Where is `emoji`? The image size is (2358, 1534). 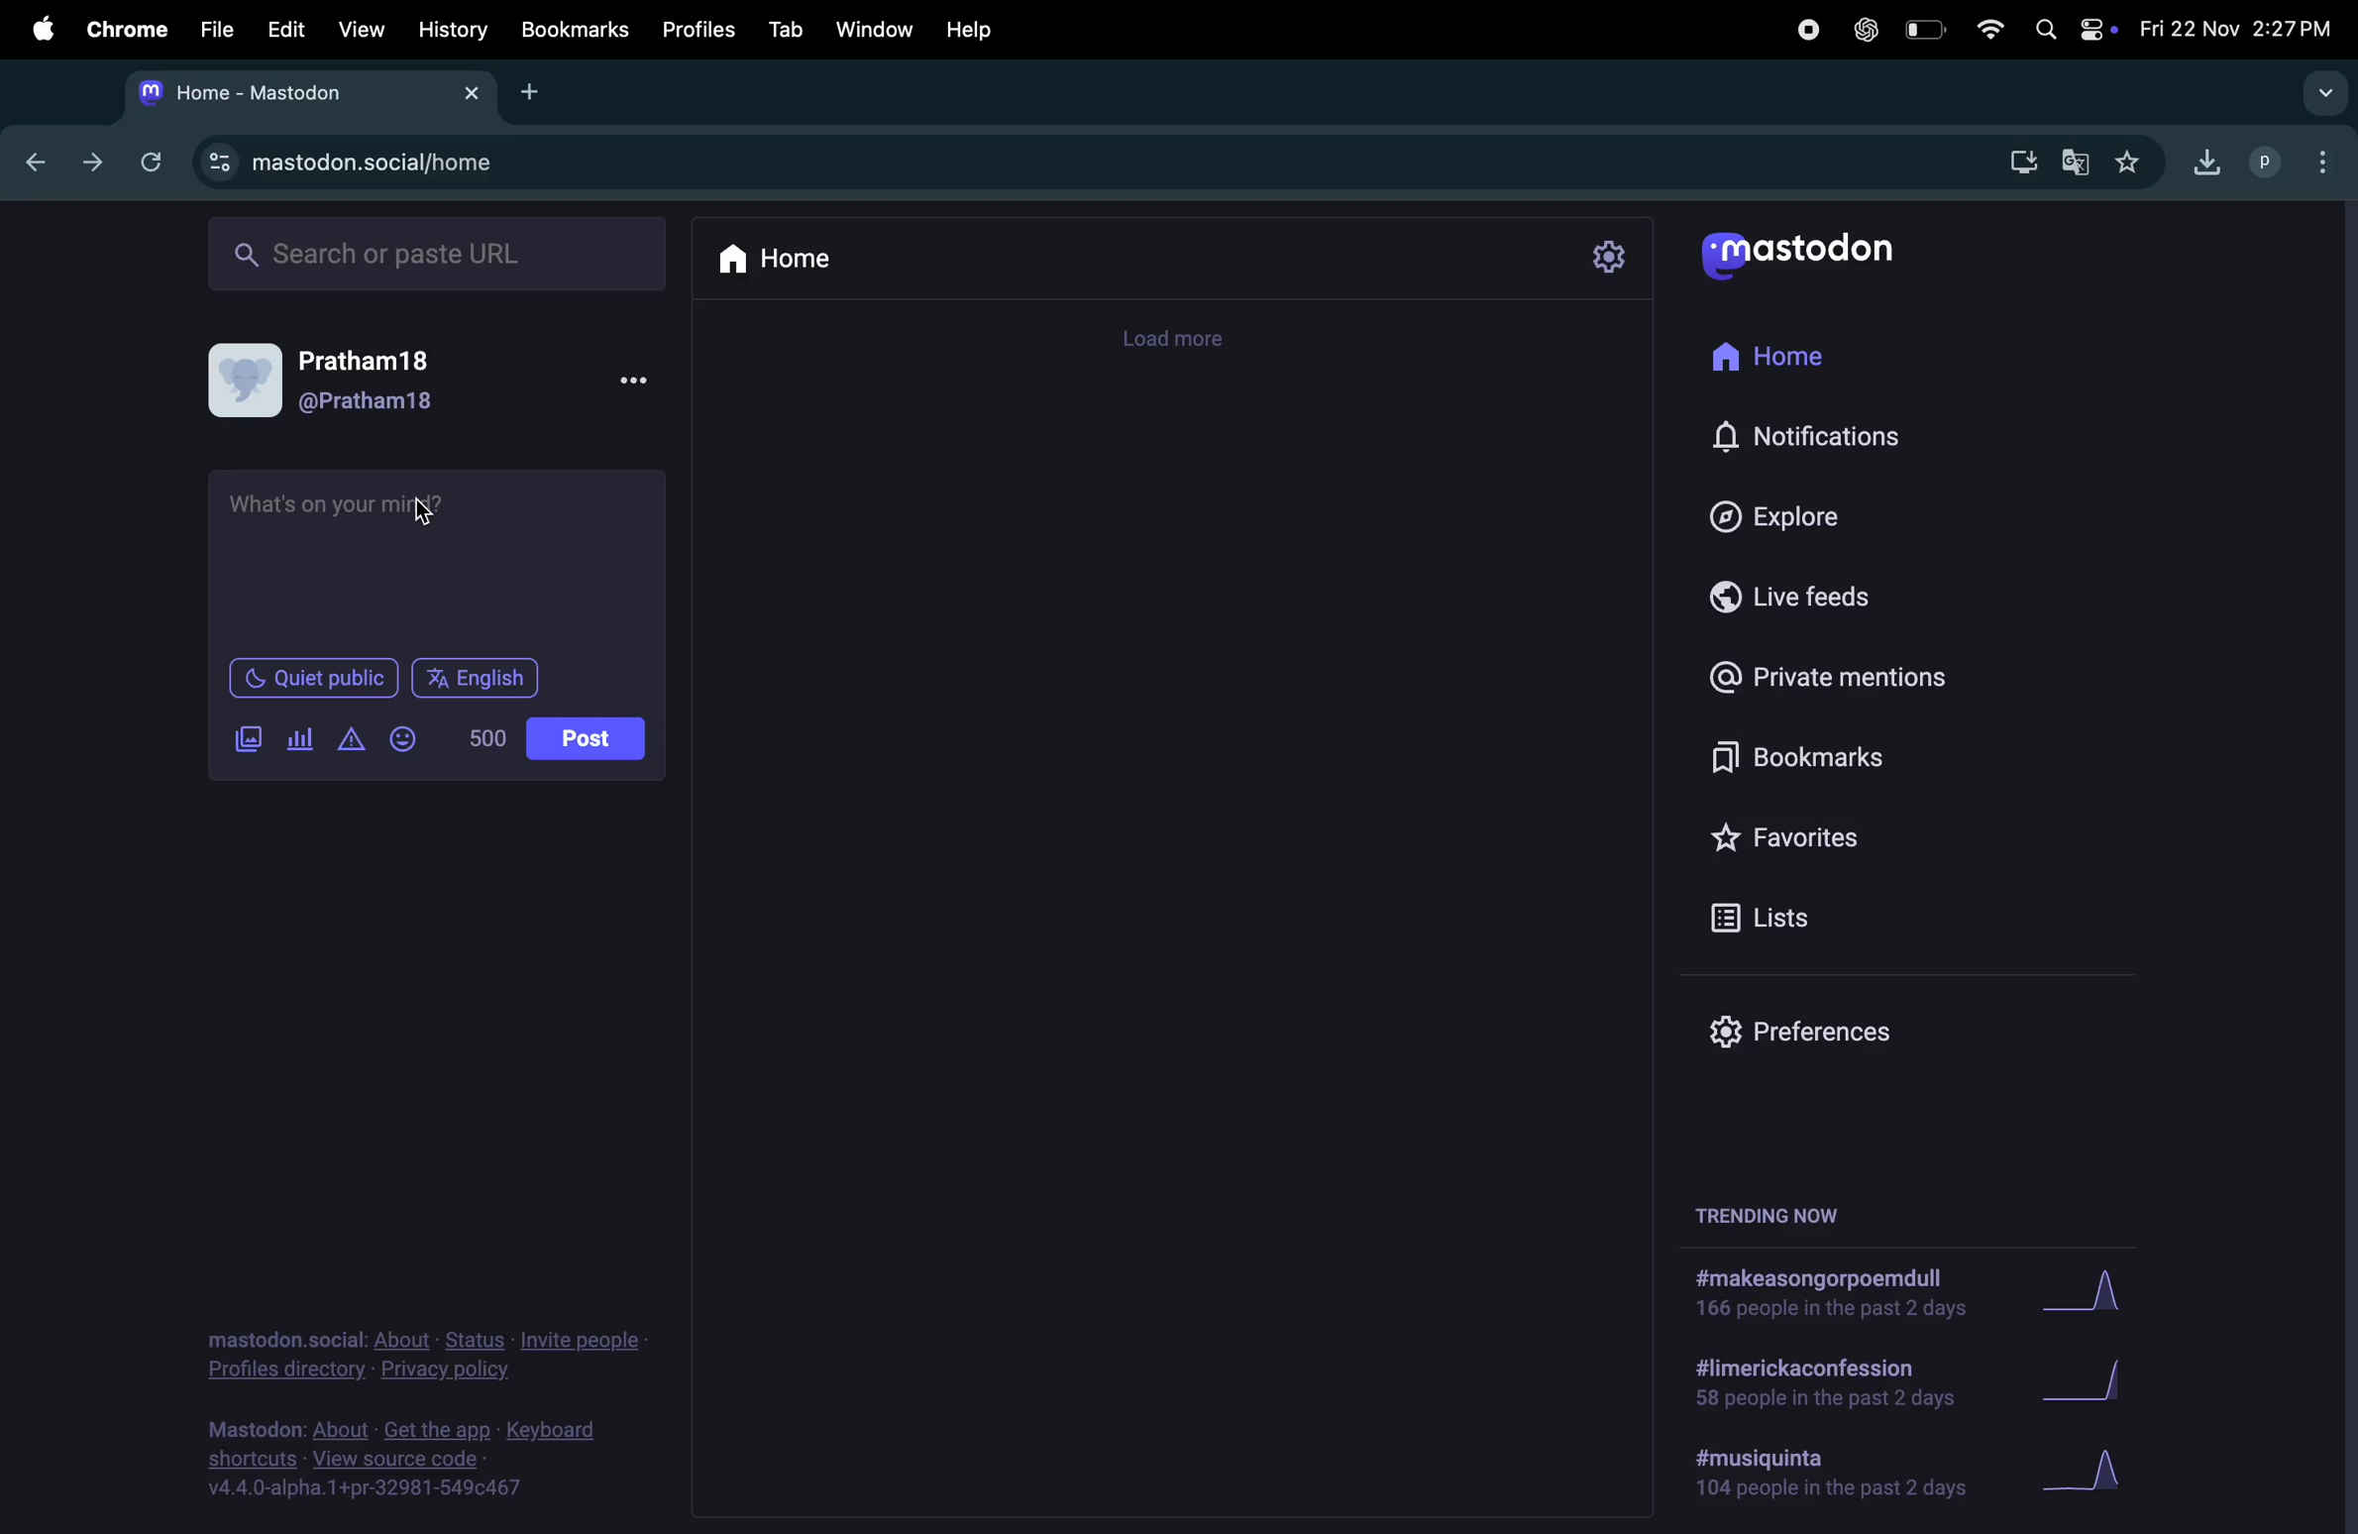 emoji is located at coordinates (403, 739).